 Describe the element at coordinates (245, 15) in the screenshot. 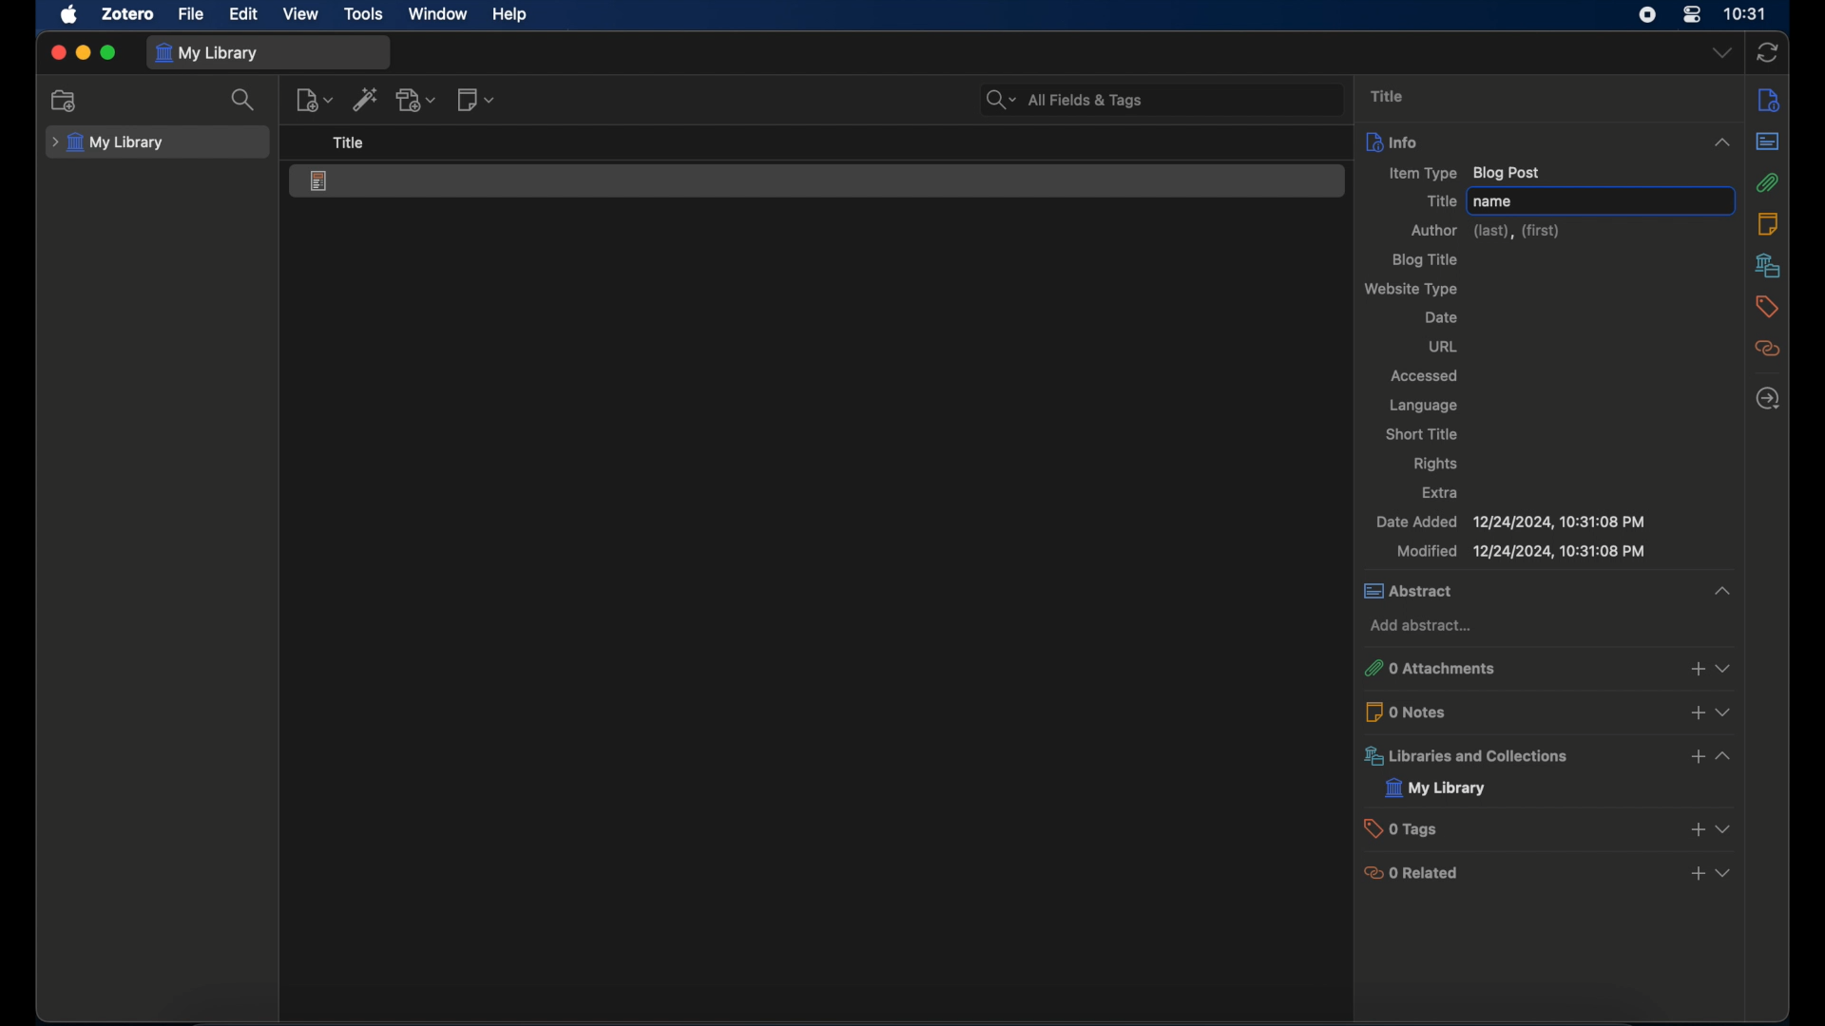

I see `edit` at that location.